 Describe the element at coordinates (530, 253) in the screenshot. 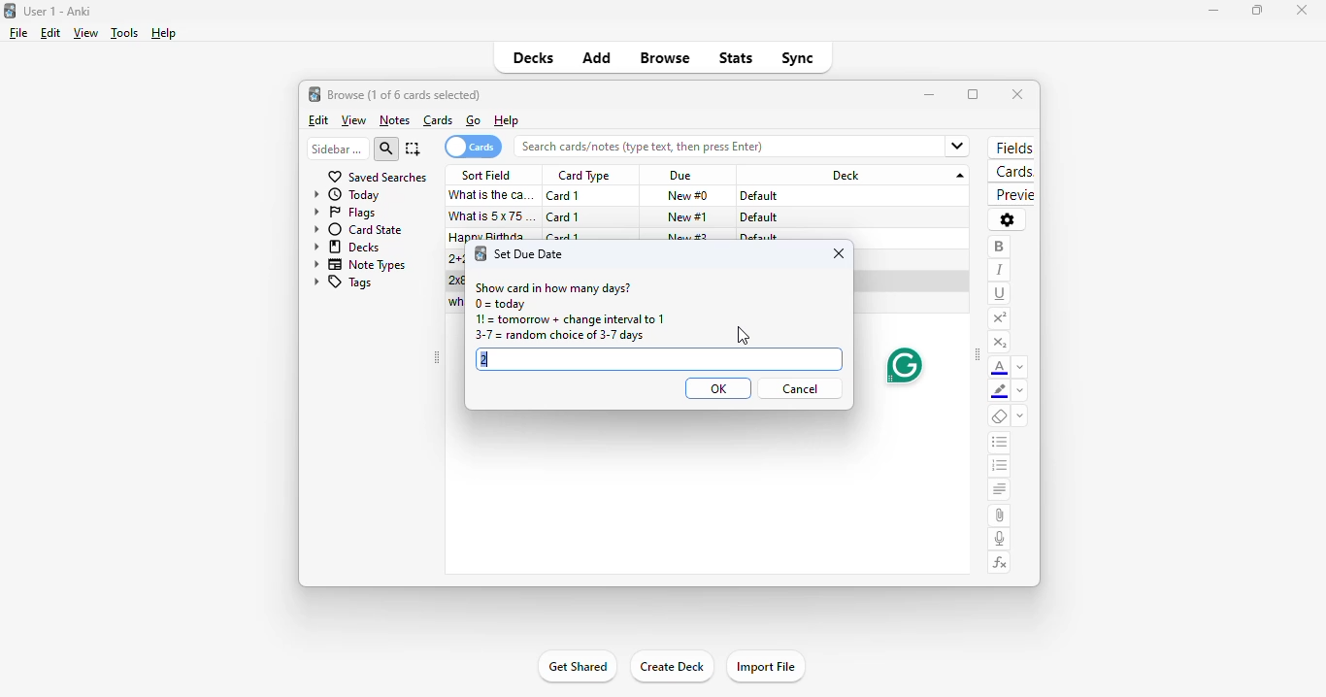

I see `set due date` at that location.